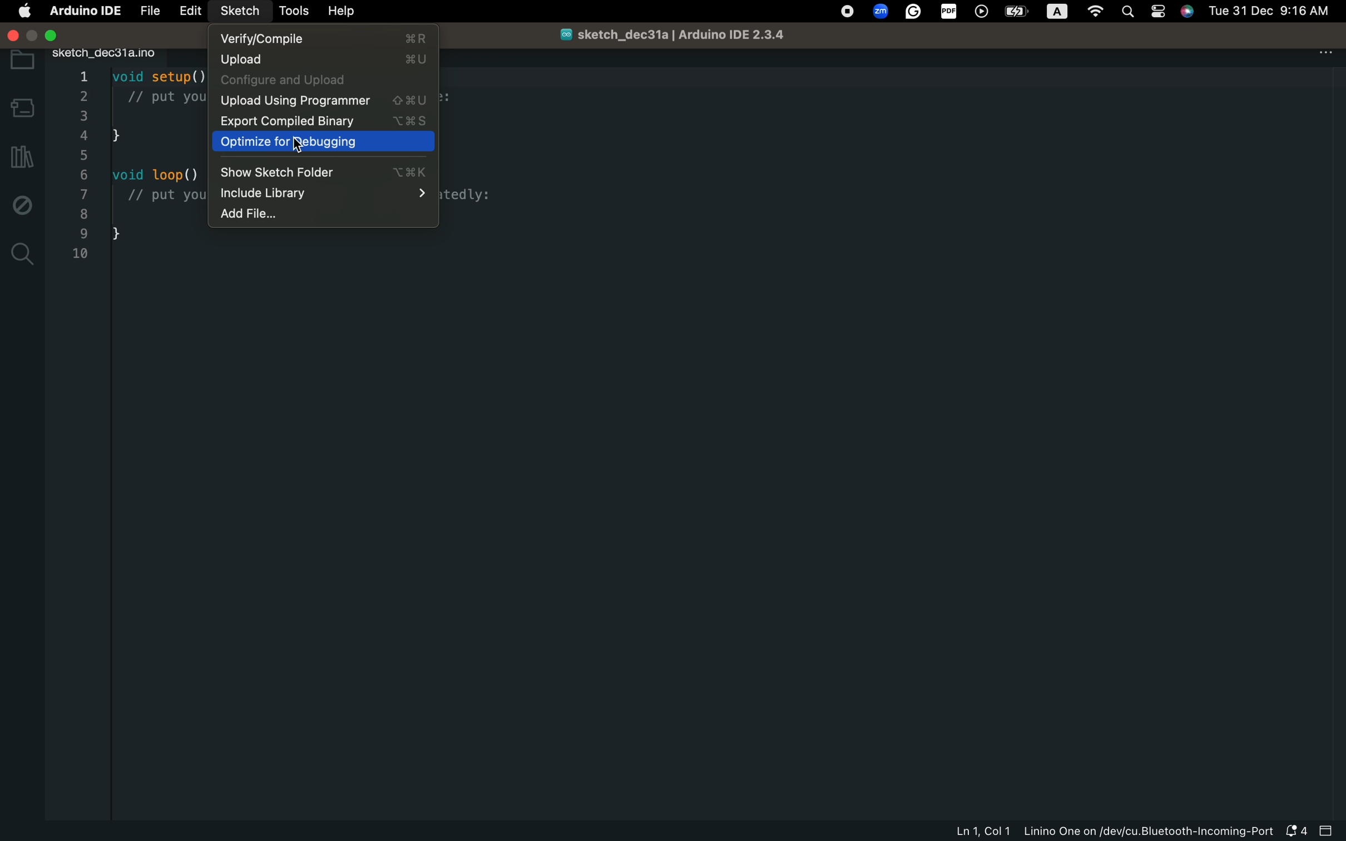 The width and height of the screenshot is (1346, 841). Describe the element at coordinates (295, 10) in the screenshot. I see `tools` at that location.